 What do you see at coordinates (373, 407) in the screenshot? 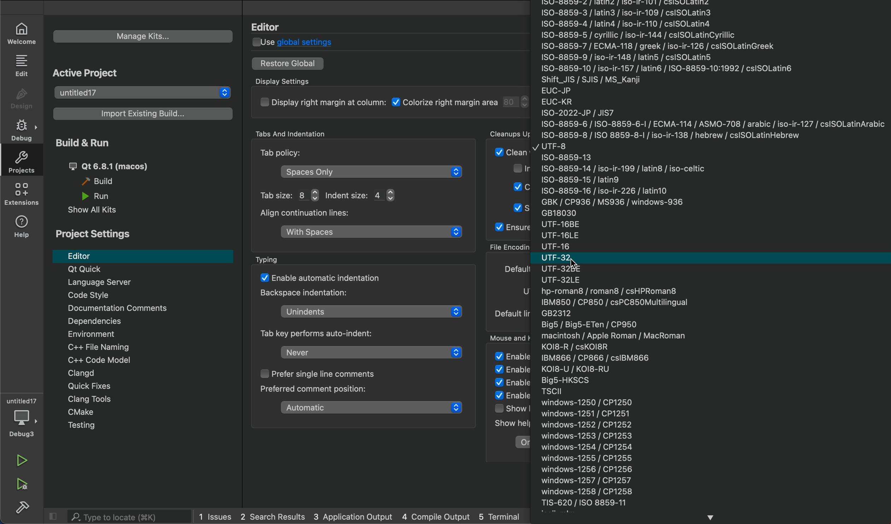
I see `comment position ` at bounding box center [373, 407].